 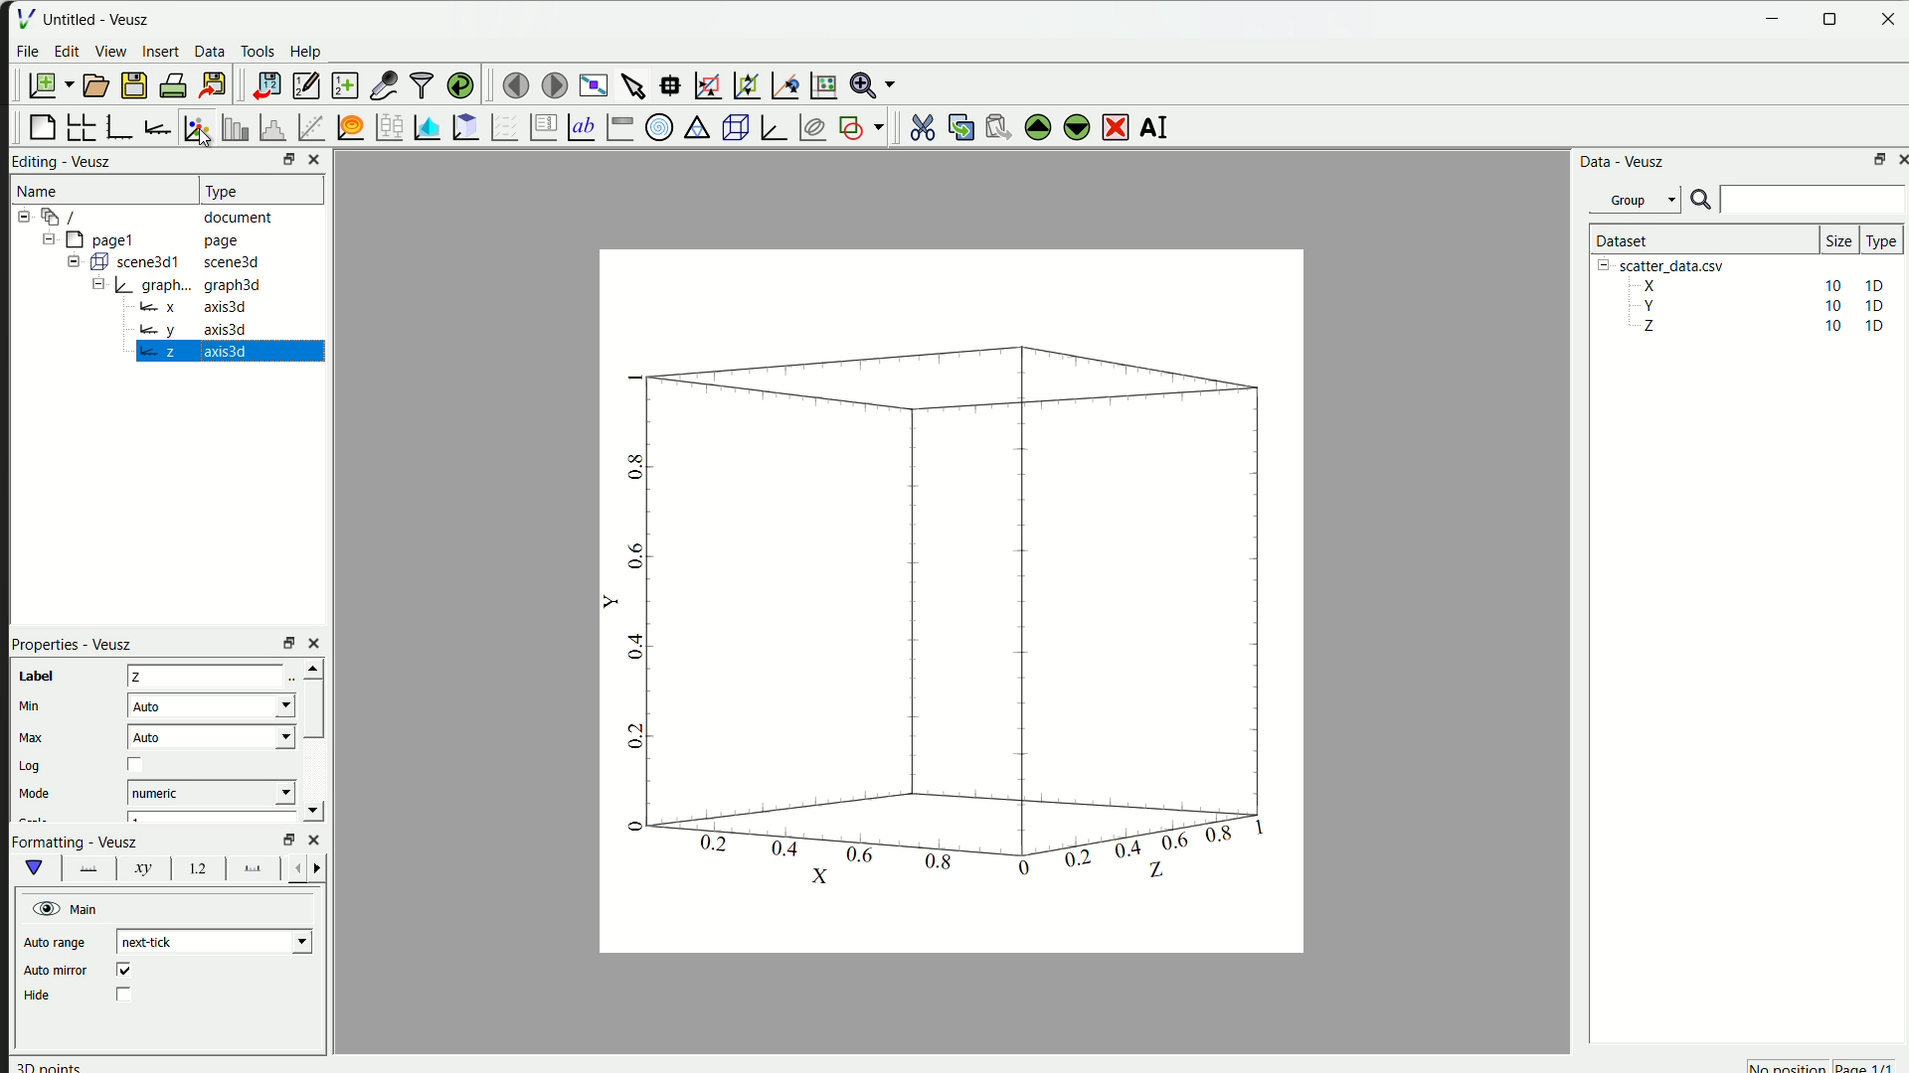 What do you see at coordinates (223, 675) in the screenshot?
I see `z` at bounding box center [223, 675].